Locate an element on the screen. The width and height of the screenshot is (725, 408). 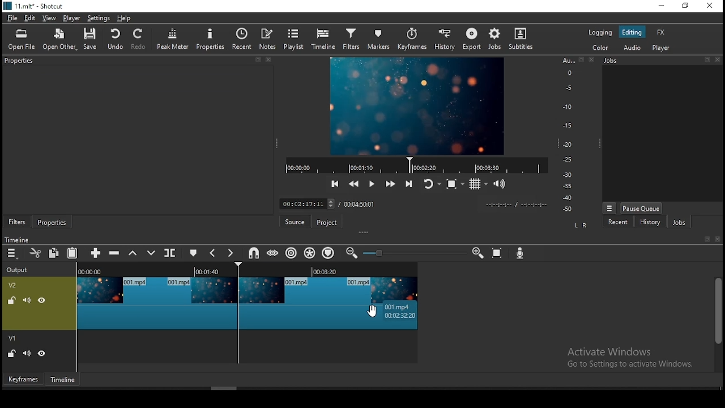
video track V2 (split) is located at coordinates (156, 303).